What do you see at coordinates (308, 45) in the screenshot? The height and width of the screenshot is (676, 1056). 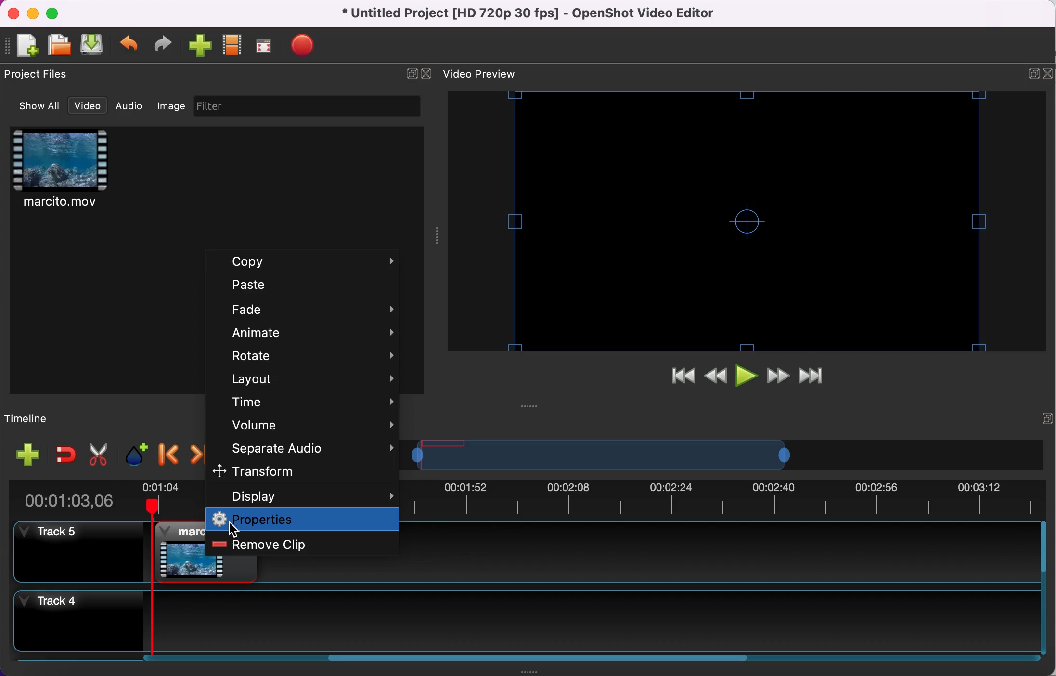 I see `export file` at bounding box center [308, 45].